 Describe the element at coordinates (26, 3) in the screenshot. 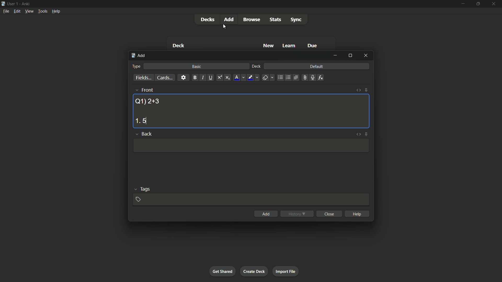

I see `app name` at that location.